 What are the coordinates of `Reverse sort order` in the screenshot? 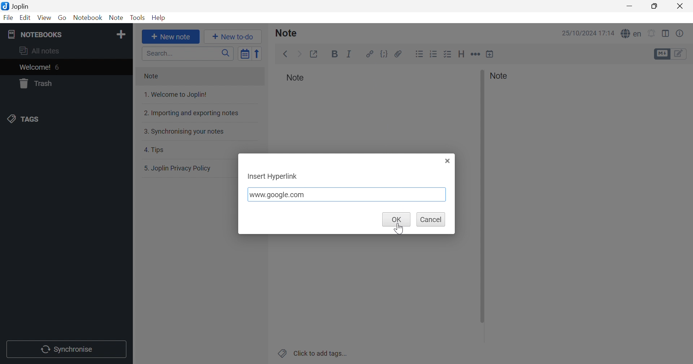 It's located at (259, 54).